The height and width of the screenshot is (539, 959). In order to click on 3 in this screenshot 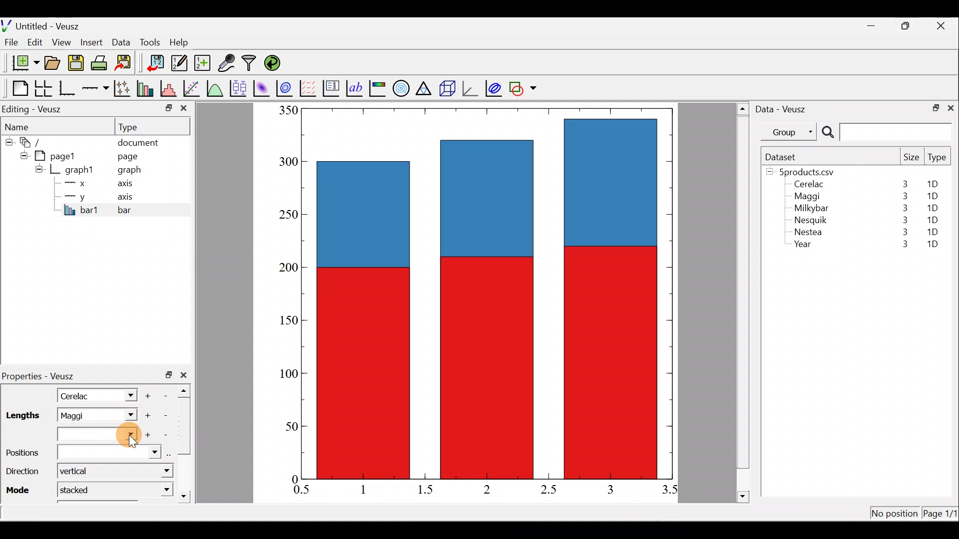, I will do `click(903, 220)`.